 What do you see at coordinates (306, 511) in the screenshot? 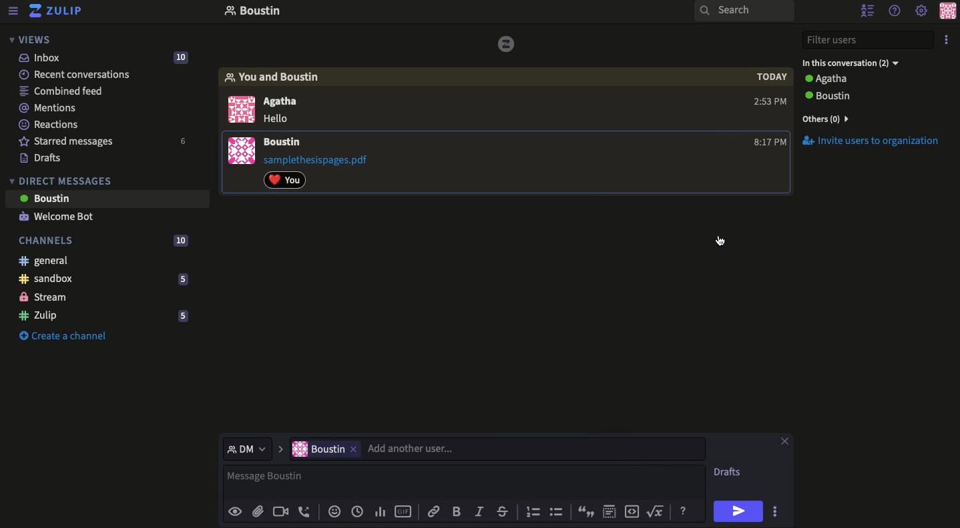
I see `Audio call` at bounding box center [306, 511].